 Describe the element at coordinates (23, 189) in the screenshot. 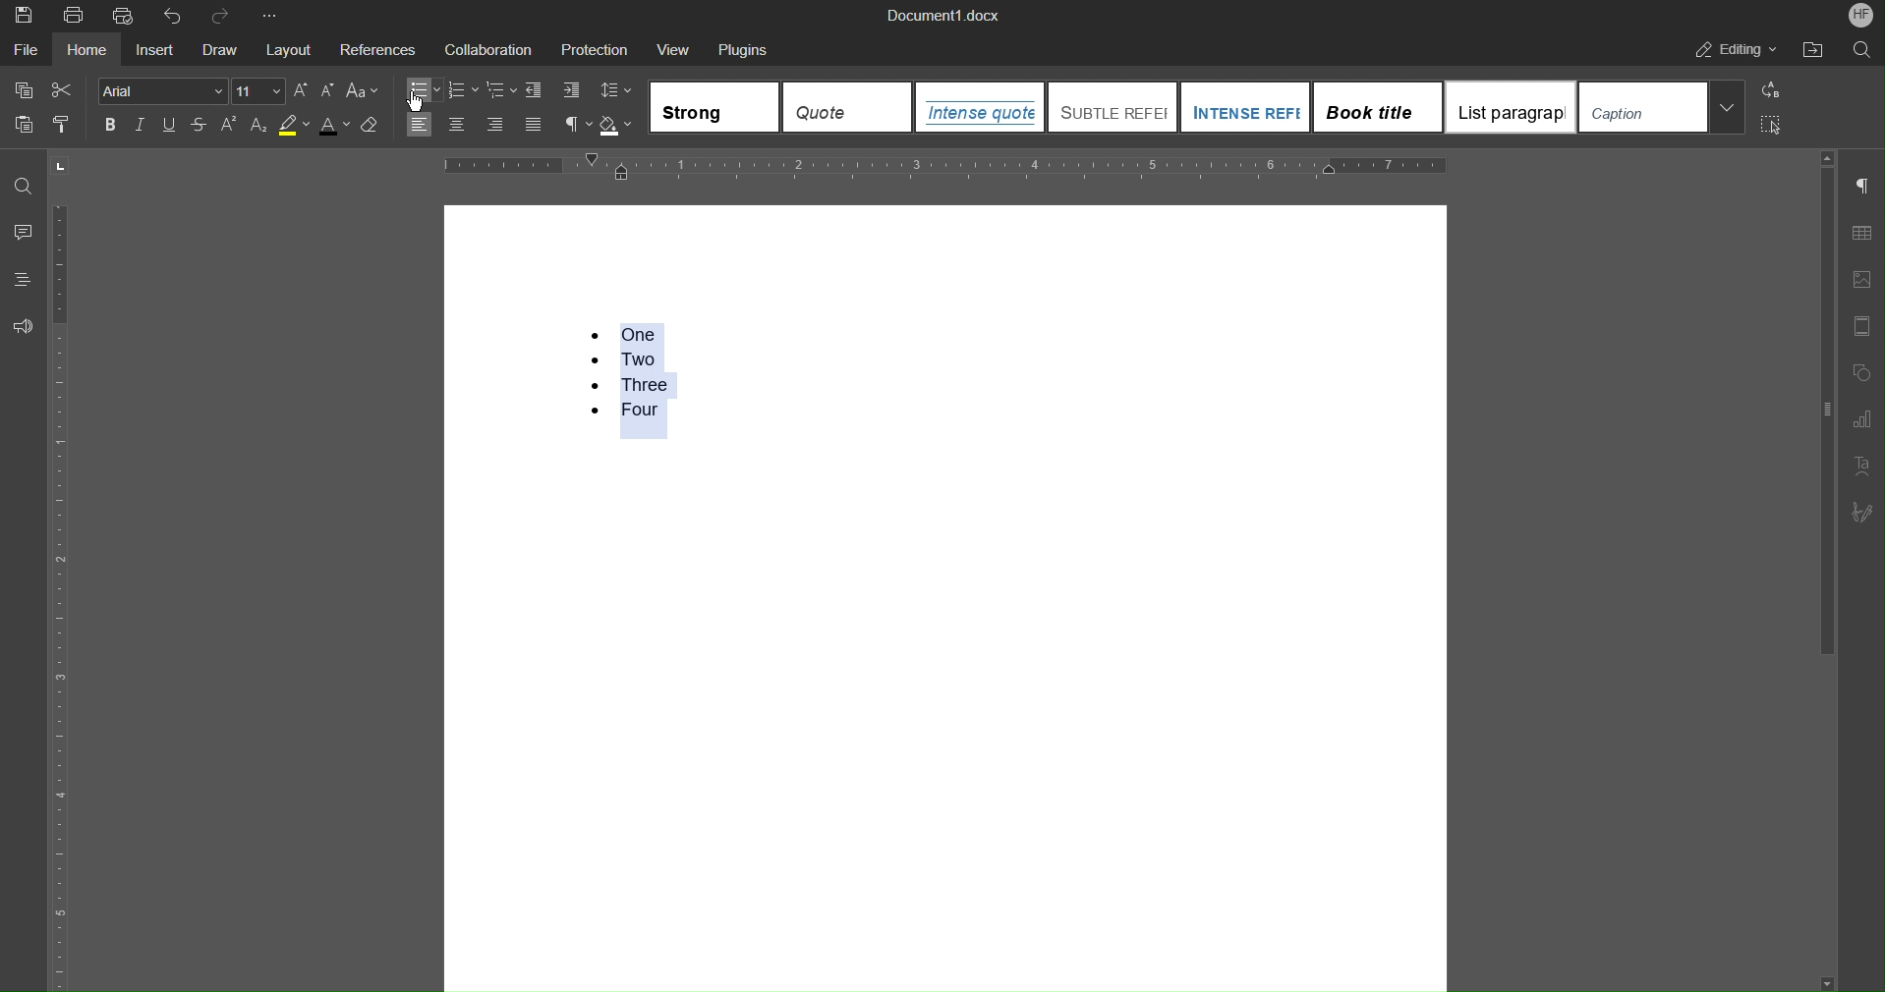

I see `Find` at that location.